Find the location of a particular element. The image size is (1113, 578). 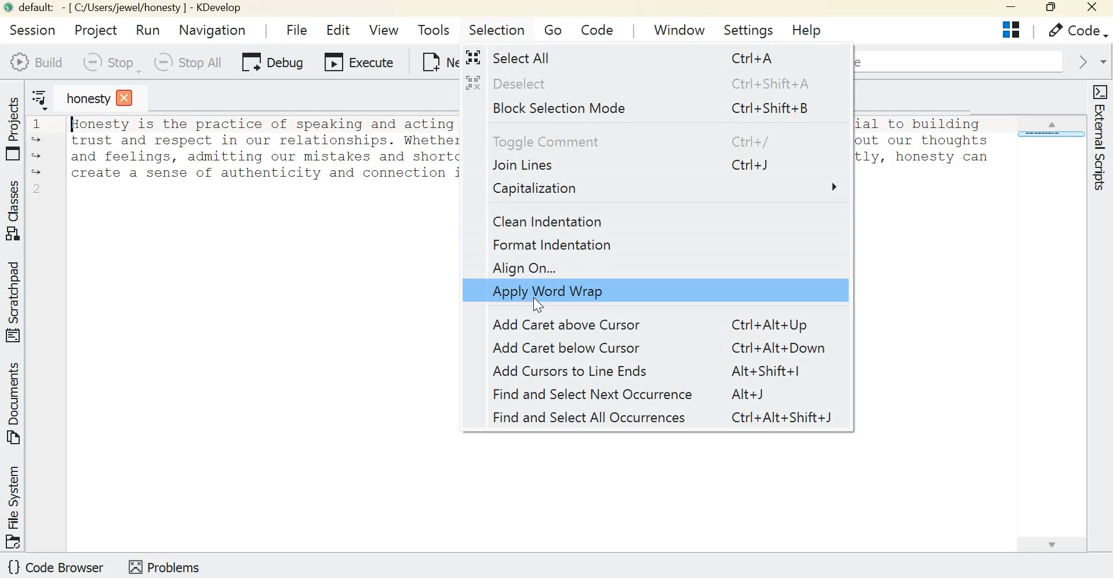

Go forward in context history is located at coordinates (1089, 61).